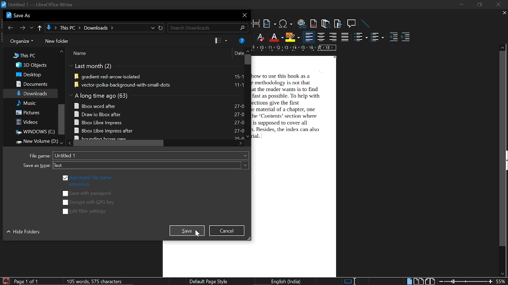 This screenshot has width=508, height=285. I want to click on current window, so click(20, 15).